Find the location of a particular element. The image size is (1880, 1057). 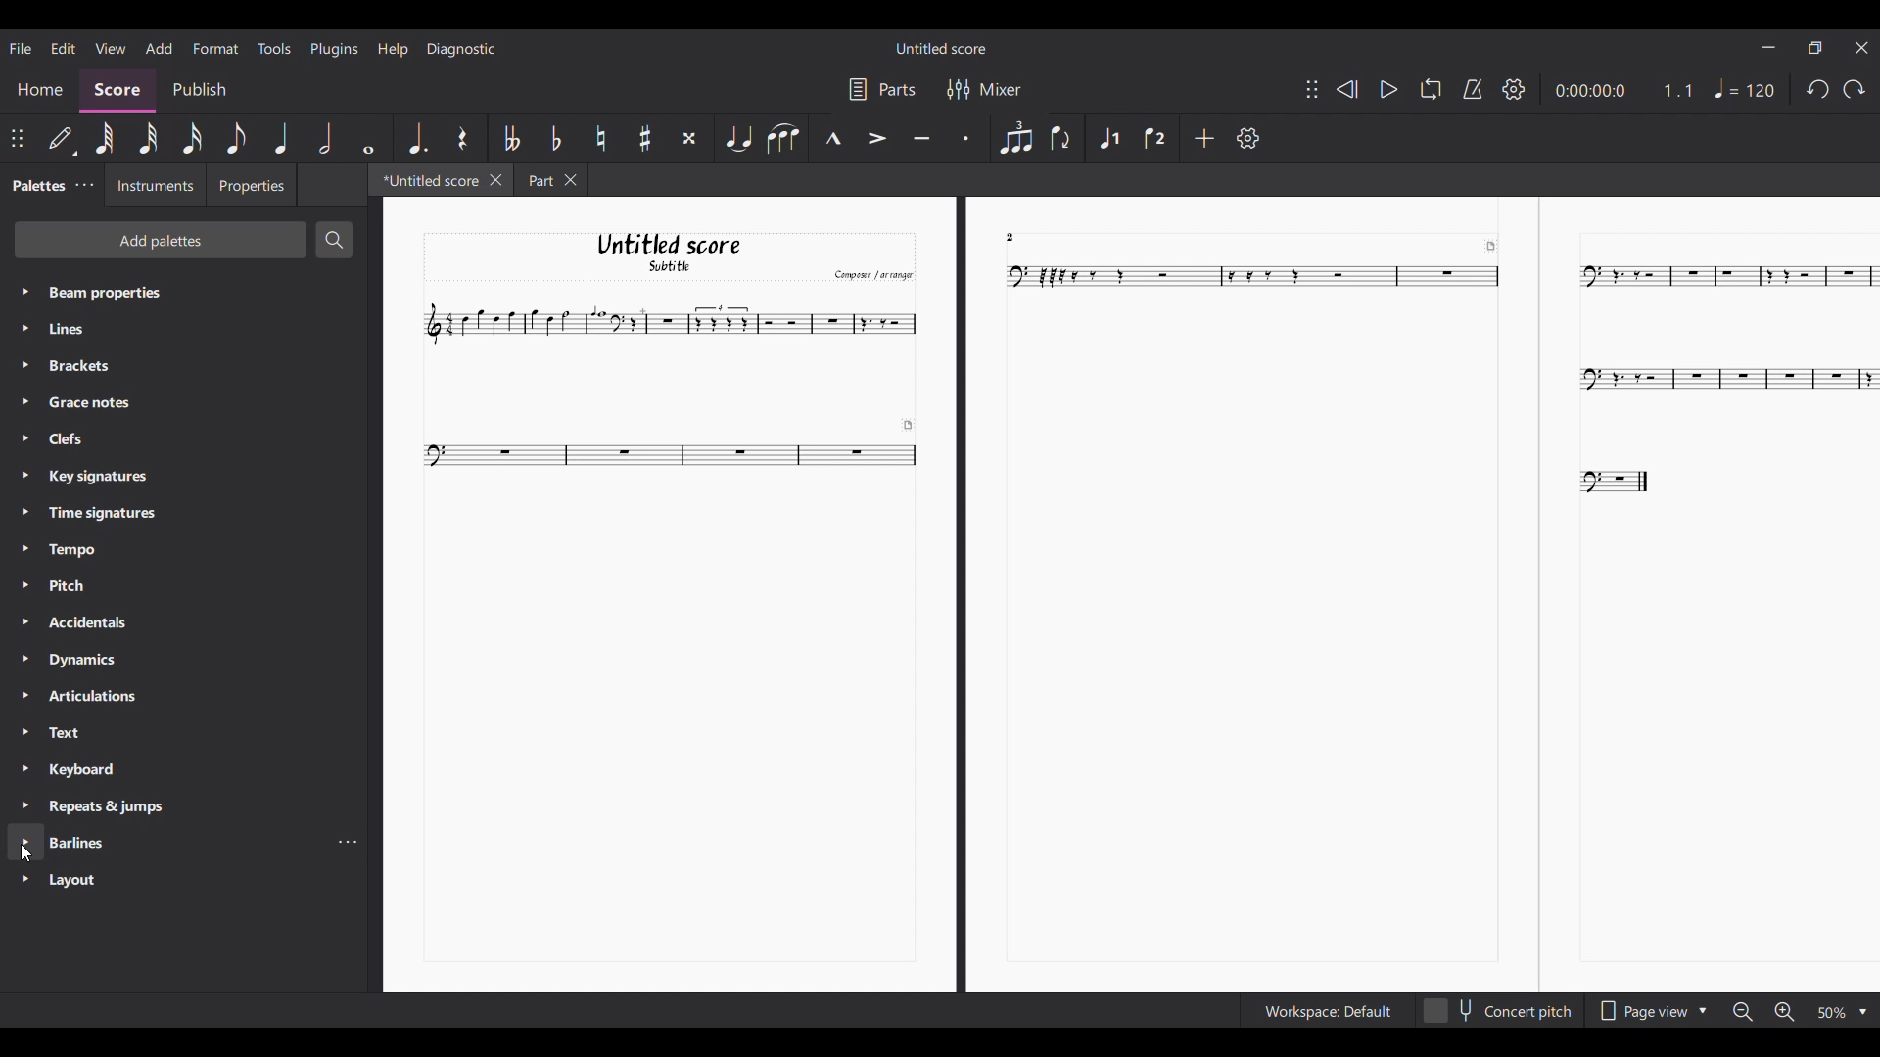

Close interface is located at coordinates (1861, 48).